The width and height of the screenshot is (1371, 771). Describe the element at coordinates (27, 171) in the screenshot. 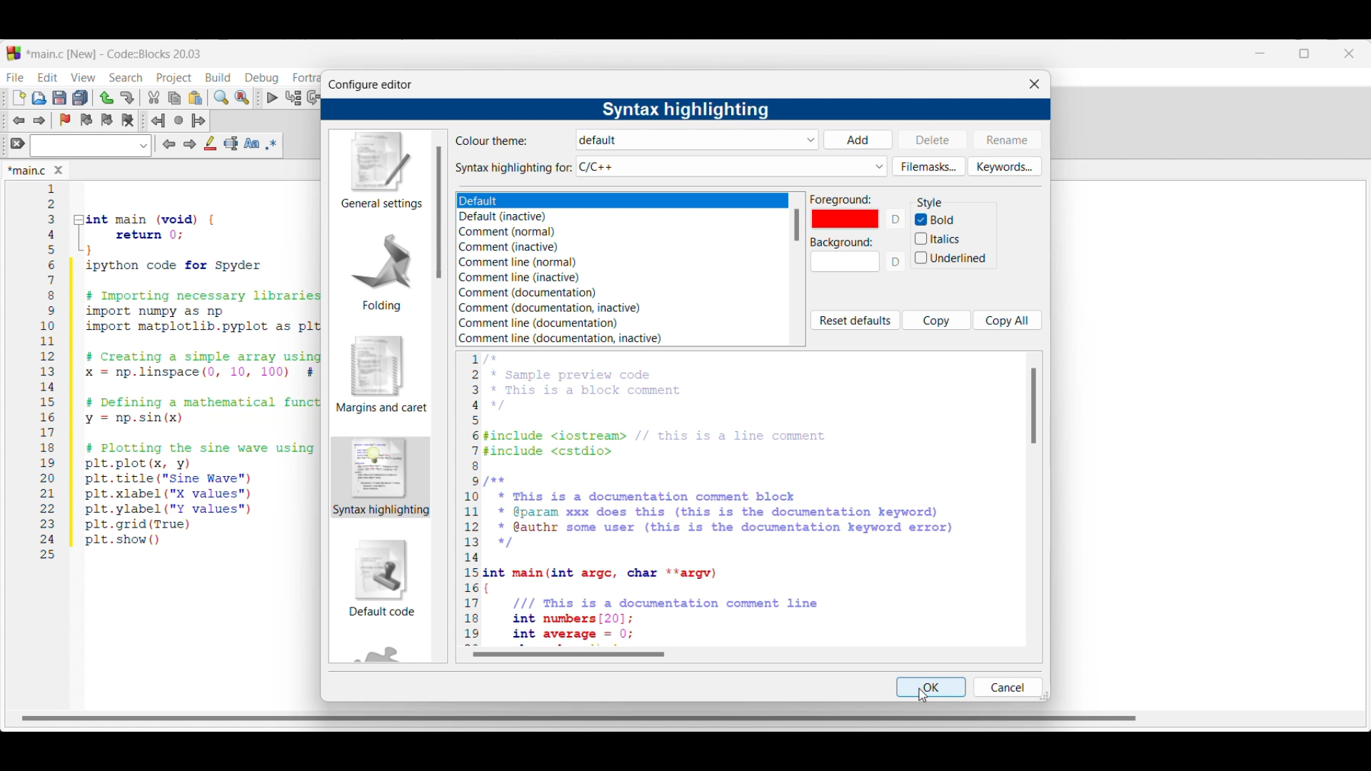

I see `Current tab` at that location.